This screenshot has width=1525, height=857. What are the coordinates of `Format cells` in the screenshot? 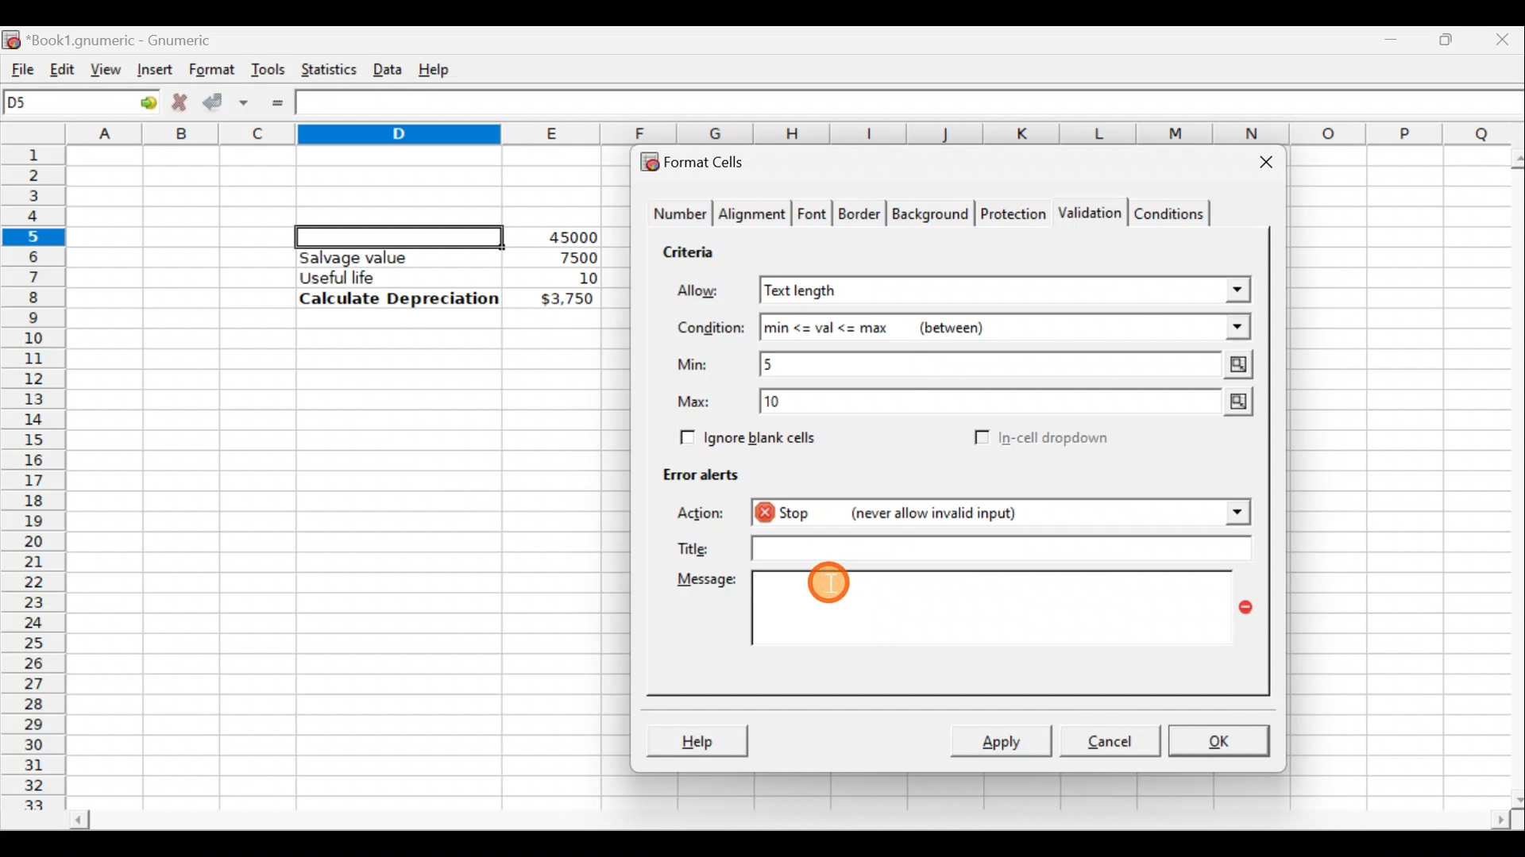 It's located at (701, 159).